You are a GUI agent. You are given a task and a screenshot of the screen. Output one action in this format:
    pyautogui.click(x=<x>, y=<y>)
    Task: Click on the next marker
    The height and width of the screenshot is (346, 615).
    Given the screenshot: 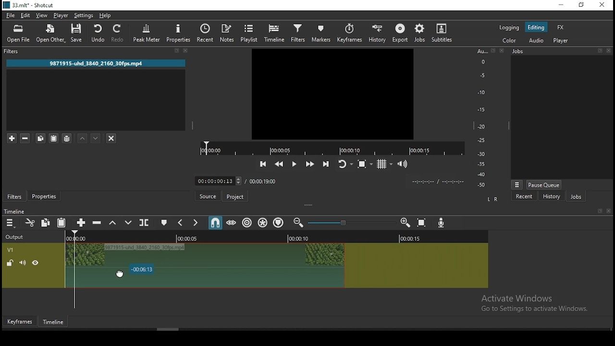 What is the action you would take?
    pyautogui.click(x=196, y=223)
    